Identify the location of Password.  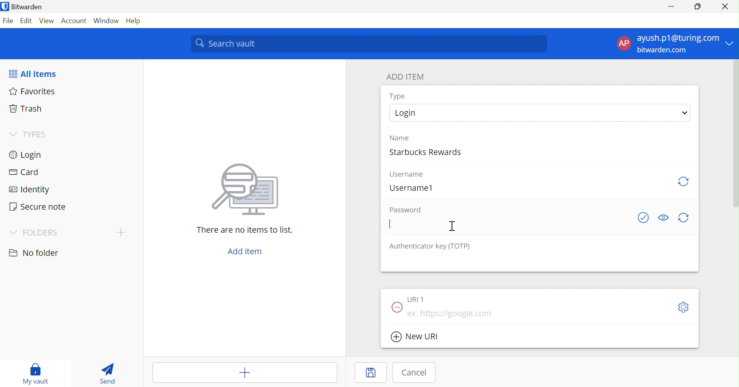
(405, 210).